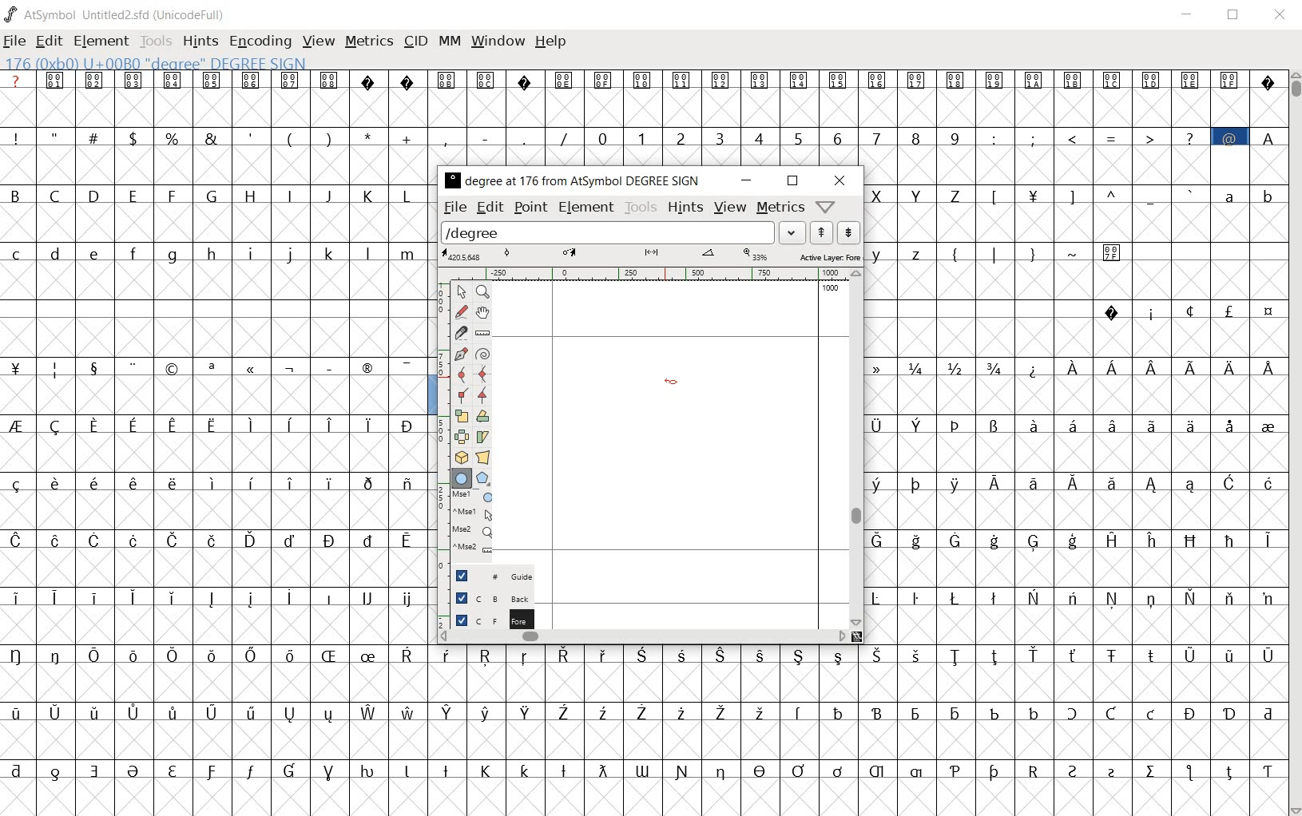 The height and width of the screenshot is (816, 1302). Describe the element at coordinates (901, 80) in the screenshot. I see `unicode code points` at that location.